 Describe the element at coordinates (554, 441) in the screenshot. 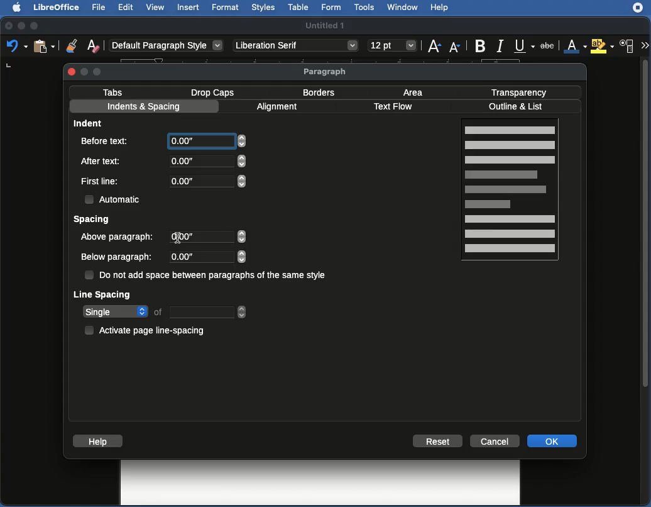

I see `OK` at that location.